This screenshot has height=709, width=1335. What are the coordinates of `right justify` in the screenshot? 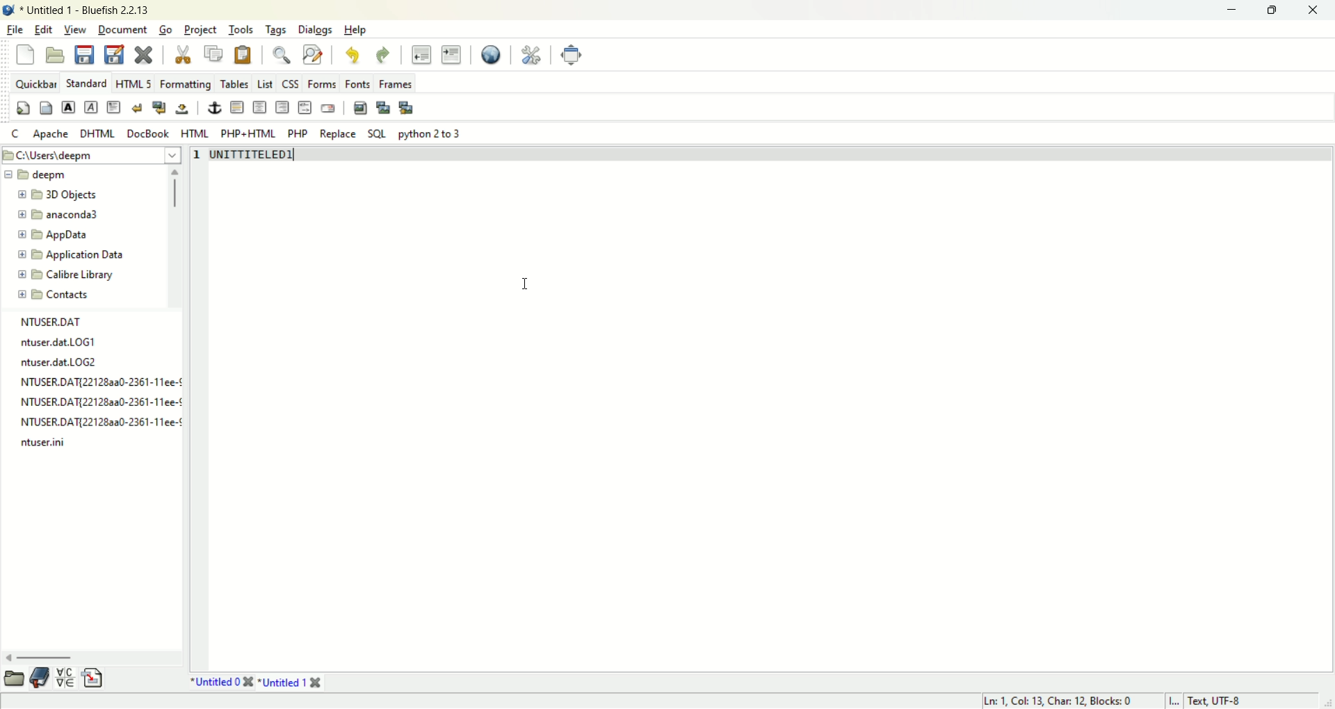 It's located at (282, 107).